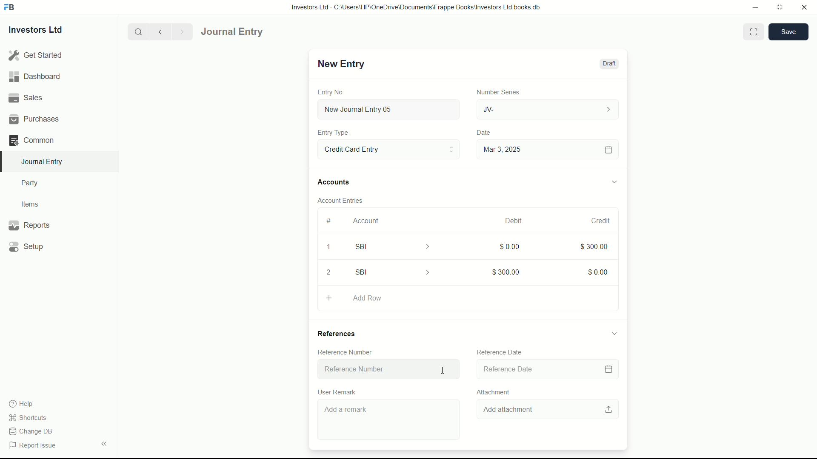 The height and width of the screenshot is (459, 817). Describe the element at coordinates (385, 367) in the screenshot. I see `Reference Number` at that location.